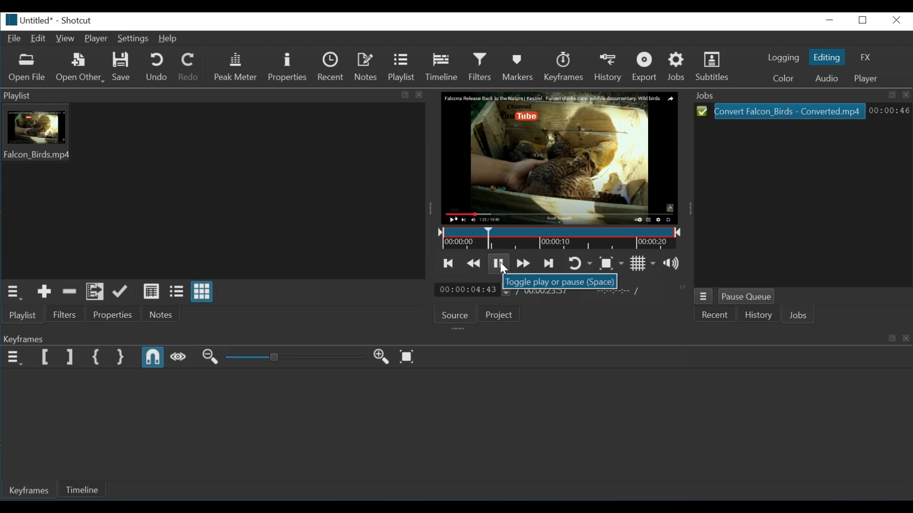  I want to click on Filters, so click(65, 314).